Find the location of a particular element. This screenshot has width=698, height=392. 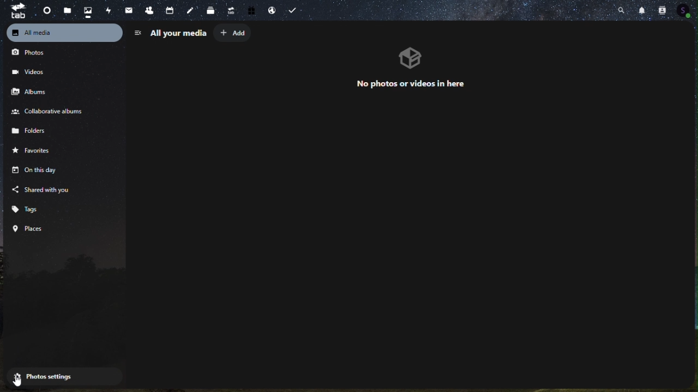

Photos is located at coordinates (33, 54).